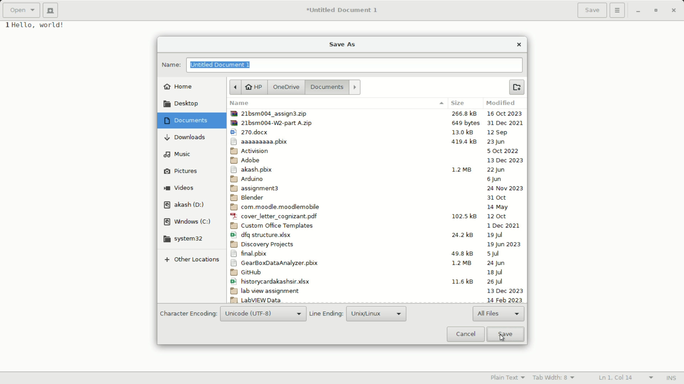 This screenshot has width=684, height=384. Describe the element at coordinates (375, 281) in the screenshot. I see `File` at that location.